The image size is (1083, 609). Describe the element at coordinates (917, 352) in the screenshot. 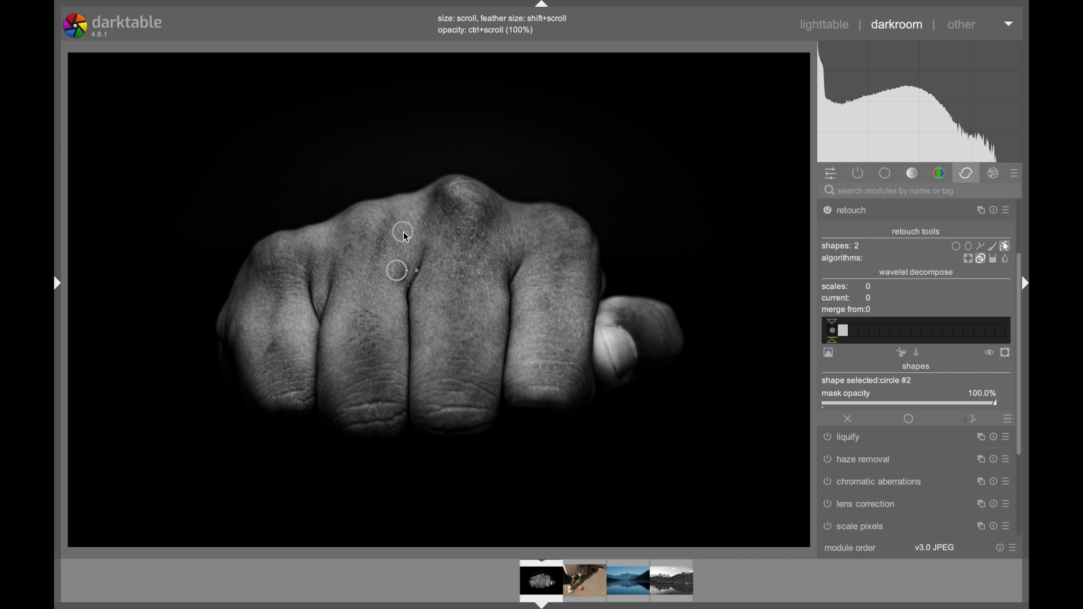

I see `paste` at that location.